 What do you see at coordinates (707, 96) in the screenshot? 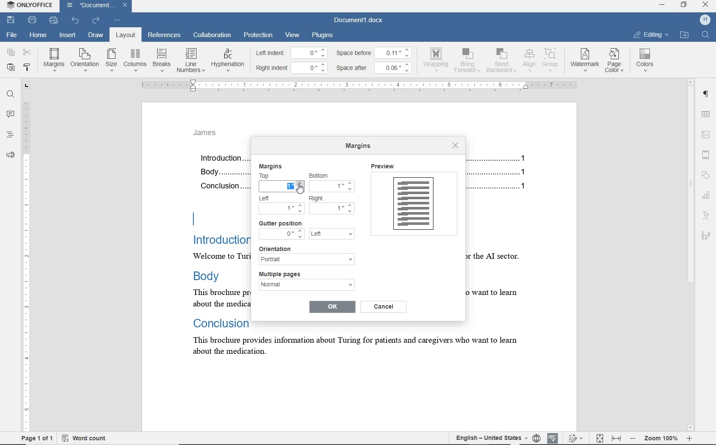
I see `paragraph settings` at bounding box center [707, 96].